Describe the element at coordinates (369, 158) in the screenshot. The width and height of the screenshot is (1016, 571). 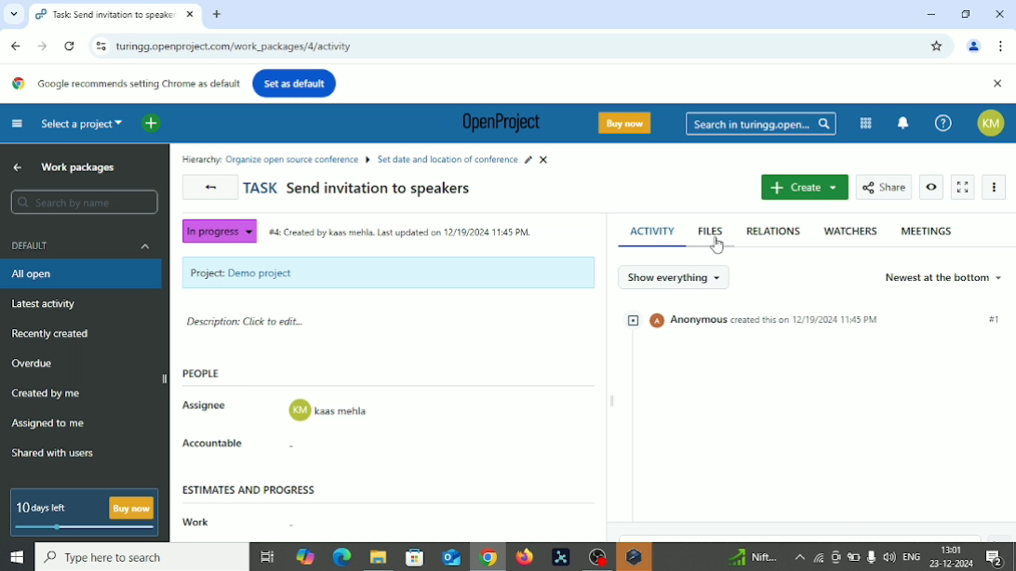
I see `ll Hierarchy: Organize open source conference B Set date and location of conference # X` at that location.